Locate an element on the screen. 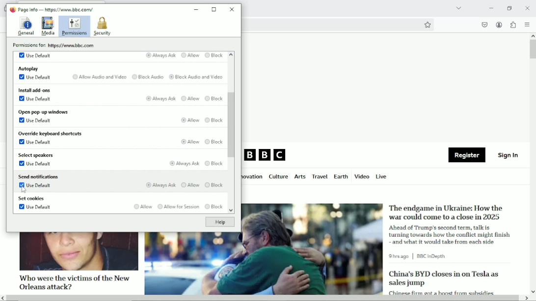  Use default is located at coordinates (35, 77).